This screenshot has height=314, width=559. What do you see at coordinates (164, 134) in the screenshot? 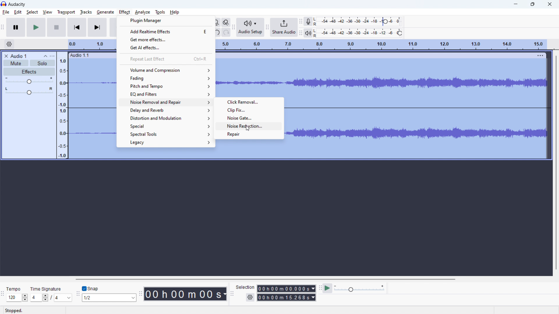
I see `spectral tools` at bounding box center [164, 134].